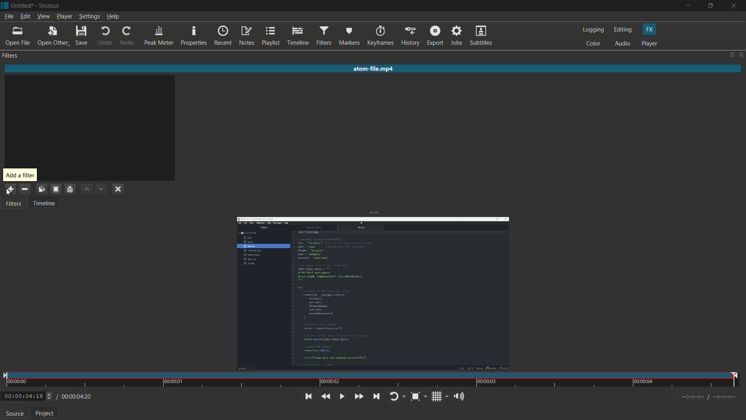  I want to click on close app, so click(735, 6).